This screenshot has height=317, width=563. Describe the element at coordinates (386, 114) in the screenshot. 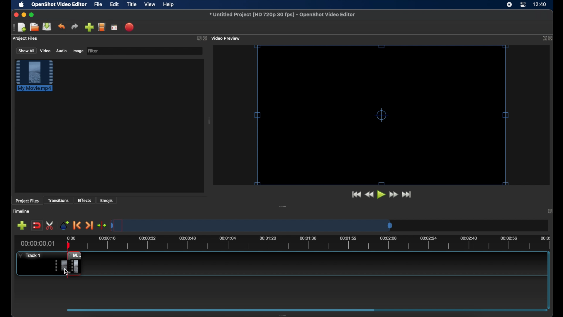

I see `resize  handles` at that location.